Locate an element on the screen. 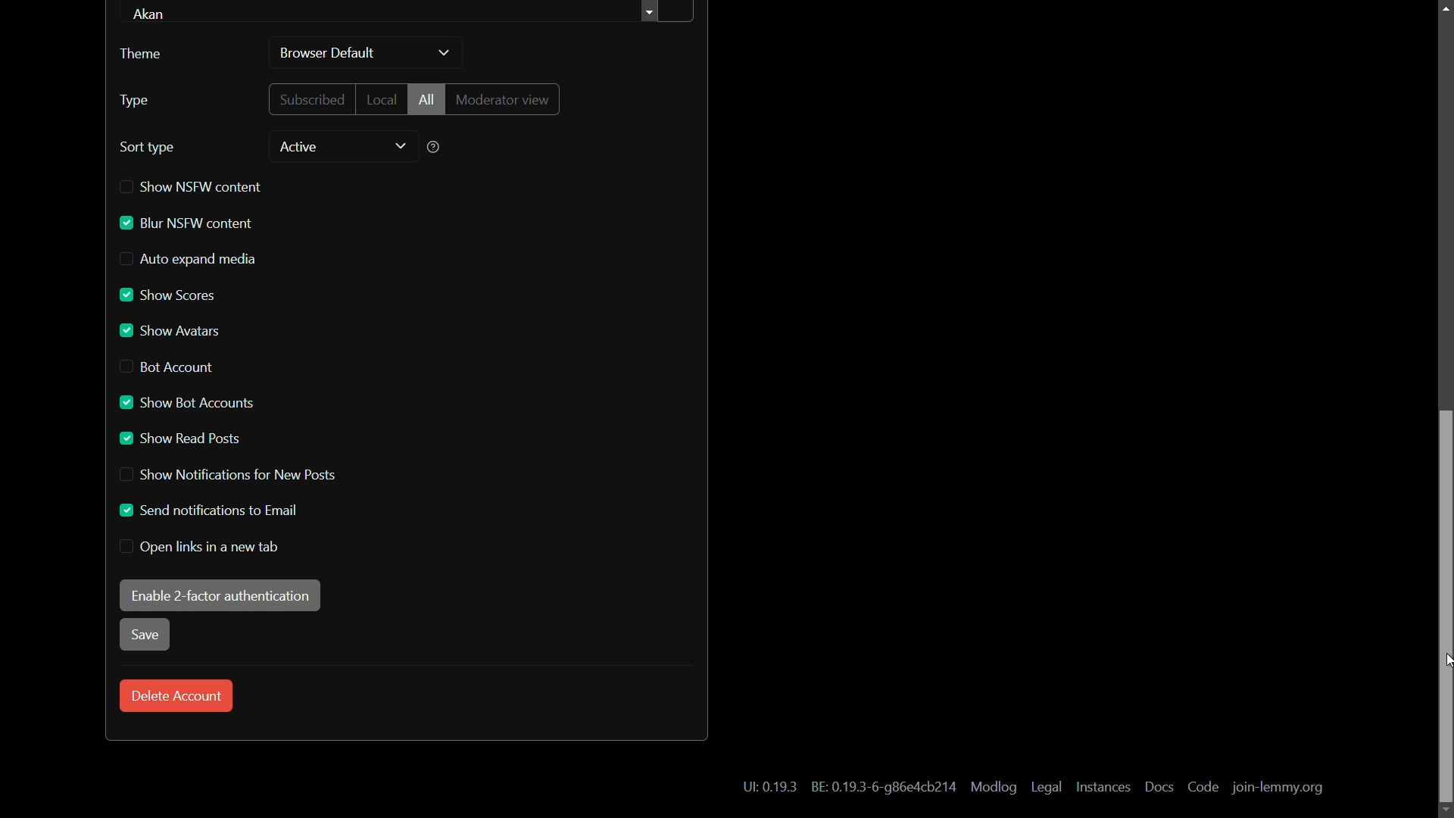 The height and width of the screenshot is (818, 1454). show notifications for new posts is located at coordinates (225, 476).